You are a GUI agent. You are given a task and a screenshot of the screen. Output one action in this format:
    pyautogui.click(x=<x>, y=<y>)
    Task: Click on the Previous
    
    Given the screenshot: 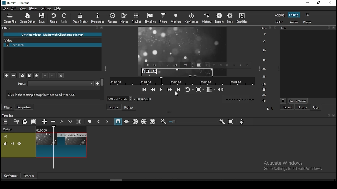 What is the action you would take?
    pyautogui.click(x=234, y=65)
    